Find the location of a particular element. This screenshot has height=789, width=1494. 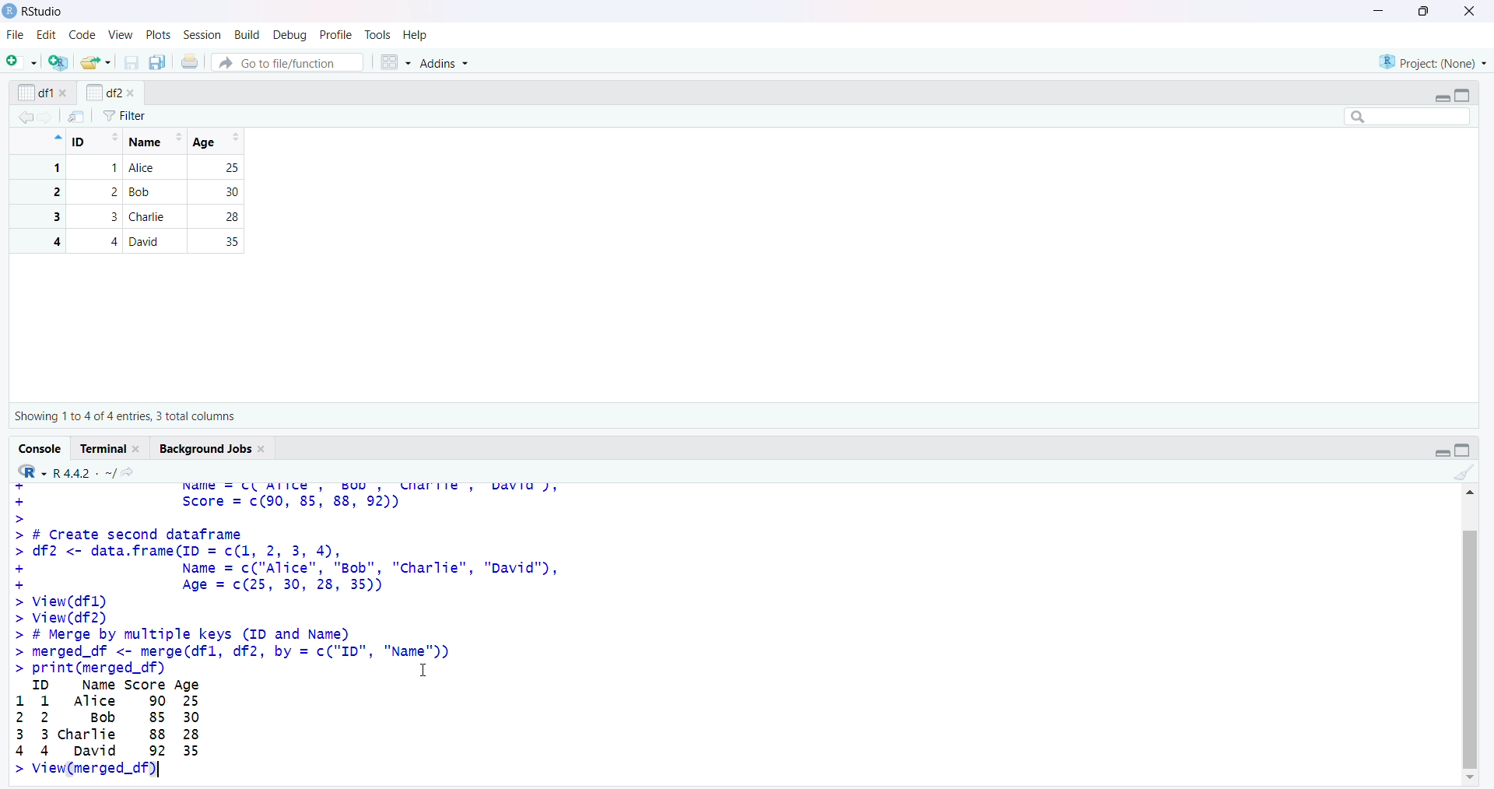

RStudio is located at coordinates (44, 12).